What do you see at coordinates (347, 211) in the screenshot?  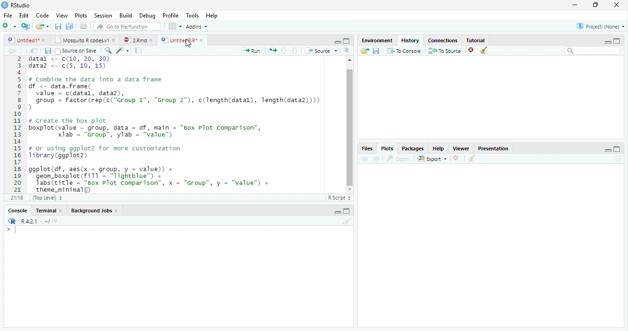 I see `Maximize` at bounding box center [347, 211].